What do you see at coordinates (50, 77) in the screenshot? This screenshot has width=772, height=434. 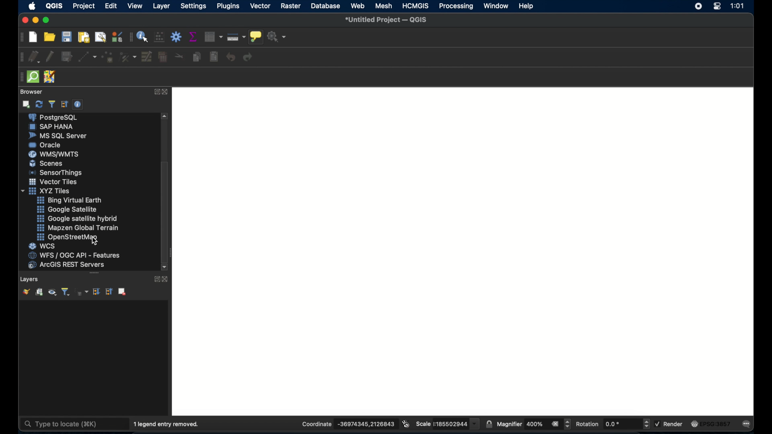 I see `JSOM remote` at bounding box center [50, 77].